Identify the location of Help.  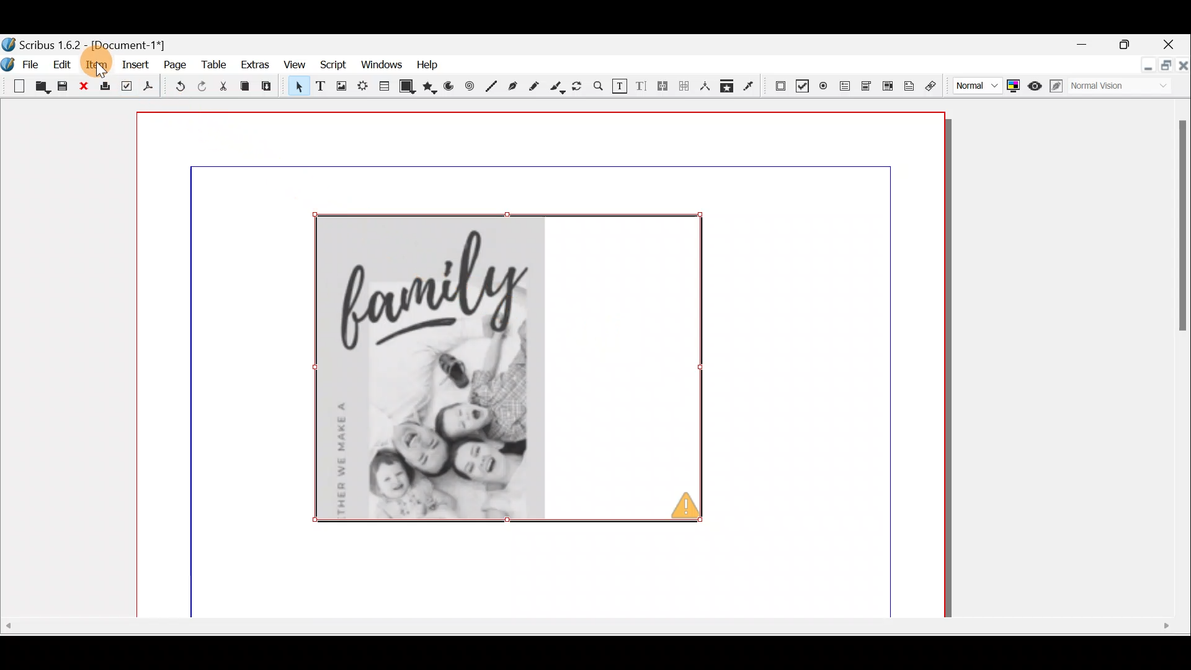
(424, 65).